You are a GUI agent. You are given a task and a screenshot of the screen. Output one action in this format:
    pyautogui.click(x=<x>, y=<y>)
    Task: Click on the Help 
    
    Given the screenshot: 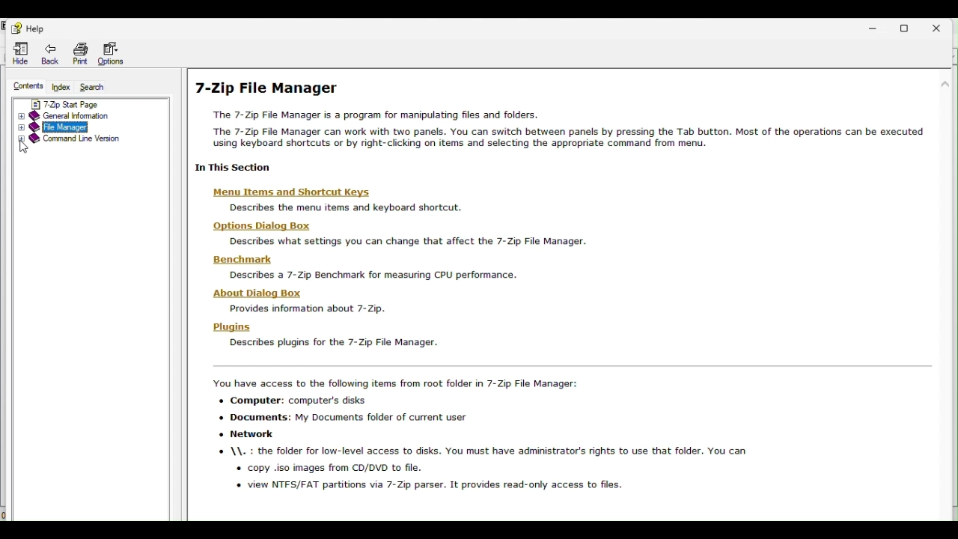 What is the action you would take?
    pyautogui.click(x=27, y=27)
    